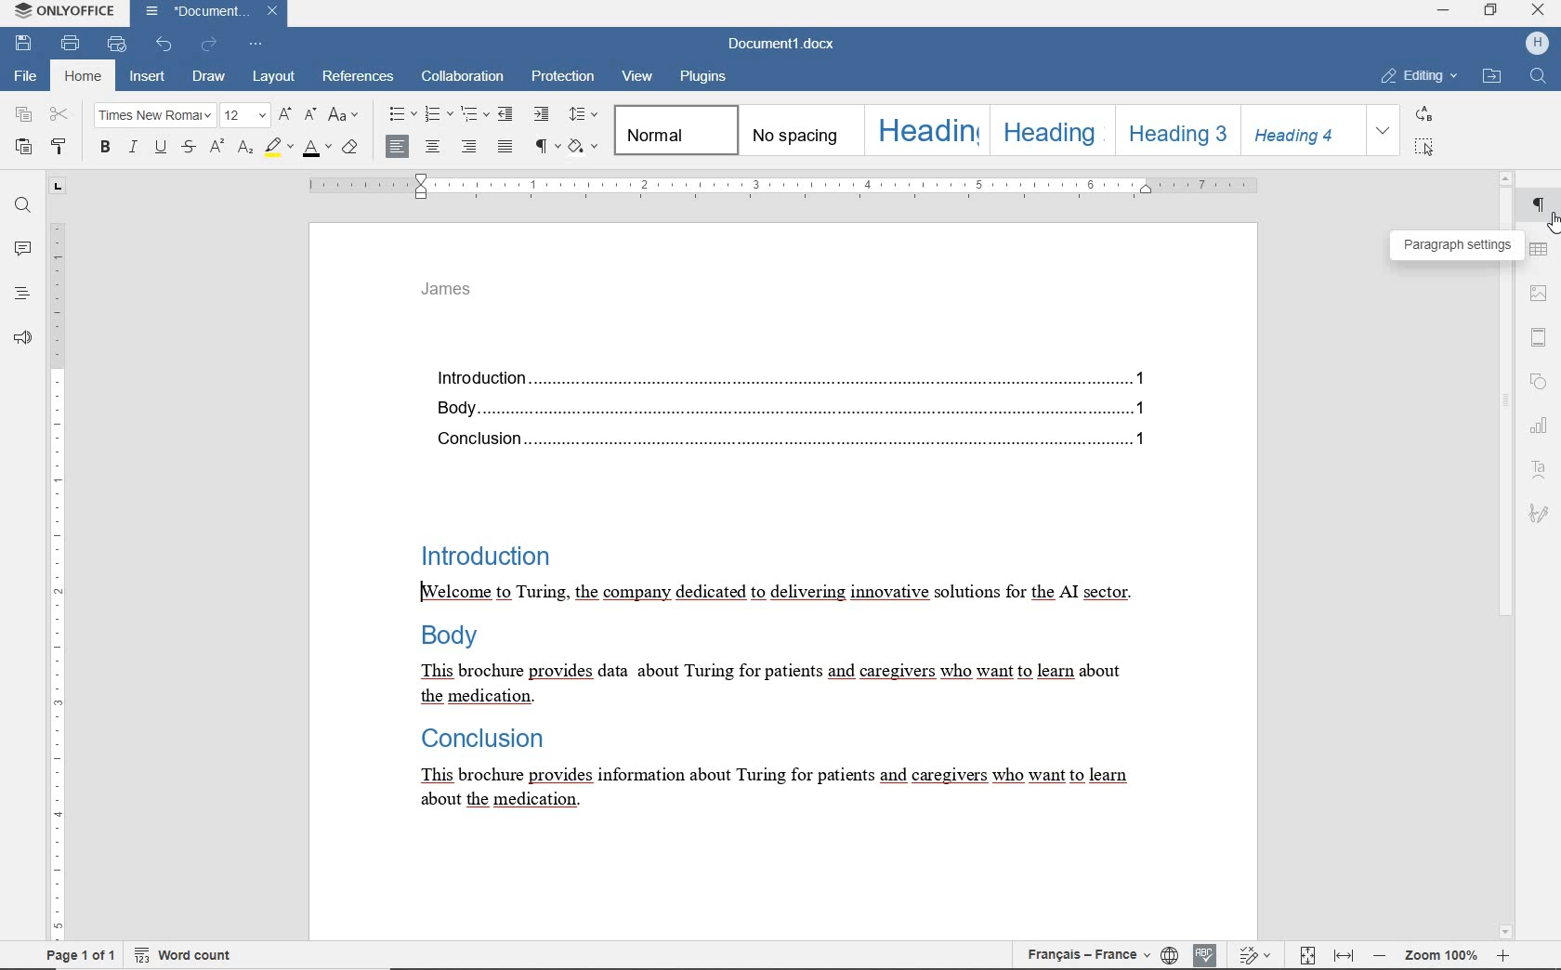 This screenshot has width=1561, height=970. Describe the element at coordinates (28, 78) in the screenshot. I see `file` at that location.